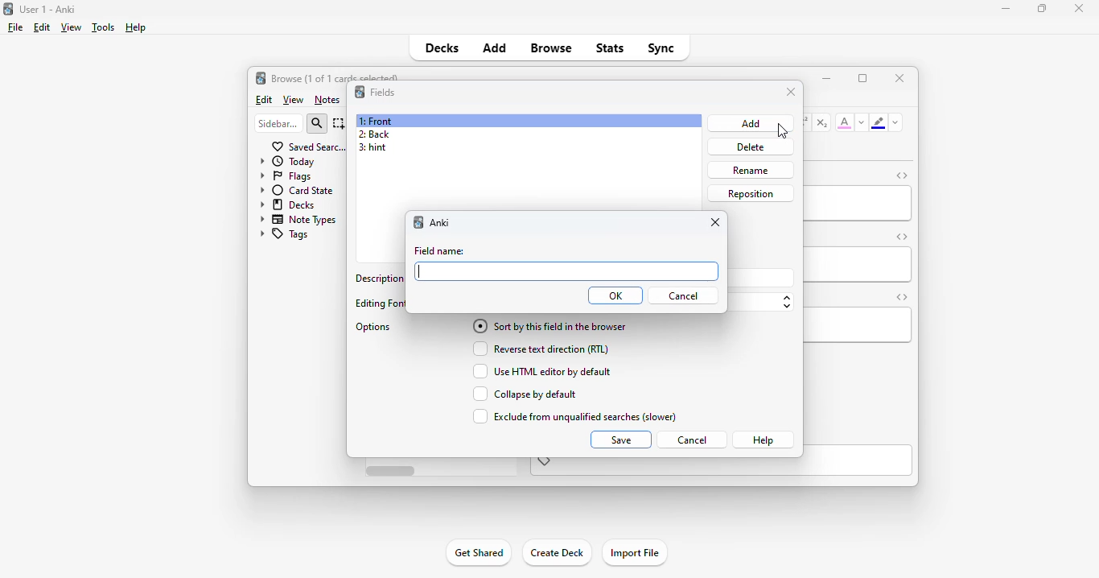  Describe the element at coordinates (778, 133) in the screenshot. I see `cursor` at that location.